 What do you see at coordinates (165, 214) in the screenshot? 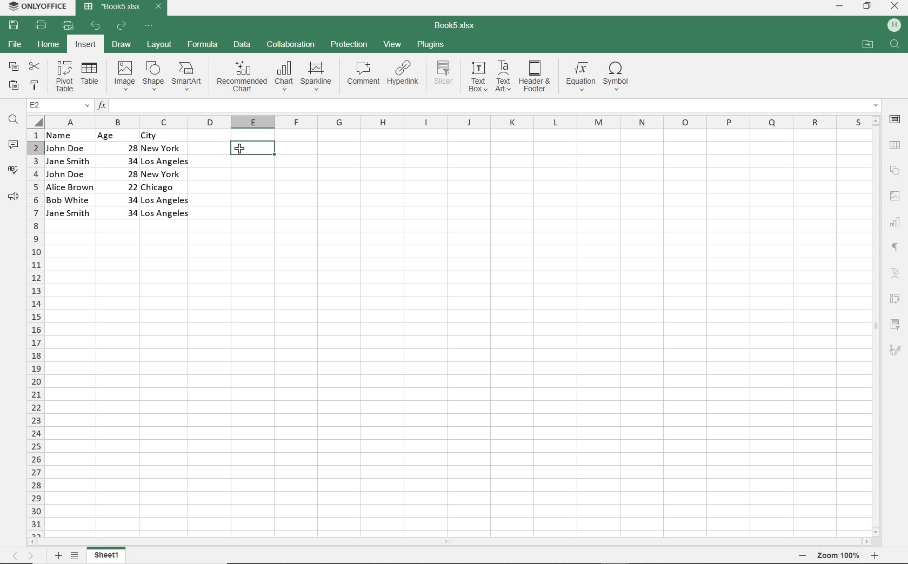
I see `Los Angeles` at bounding box center [165, 214].